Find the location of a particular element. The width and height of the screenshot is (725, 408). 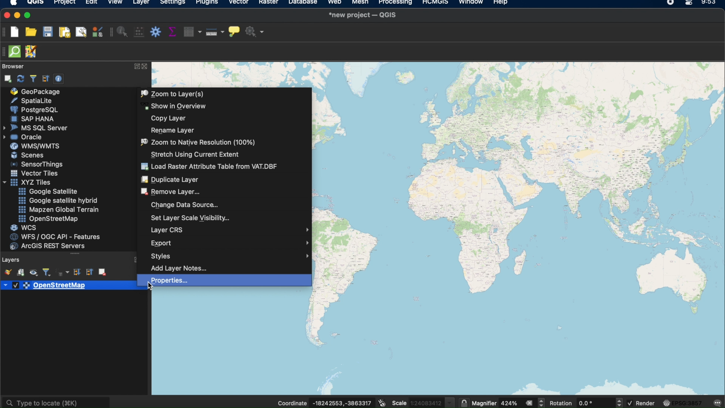

change data source is located at coordinates (185, 205).